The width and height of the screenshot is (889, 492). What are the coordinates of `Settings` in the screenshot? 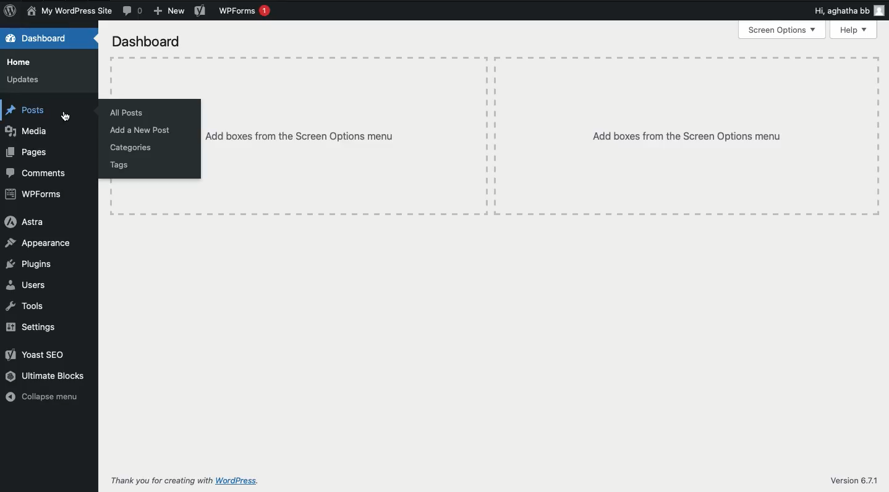 It's located at (35, 327).